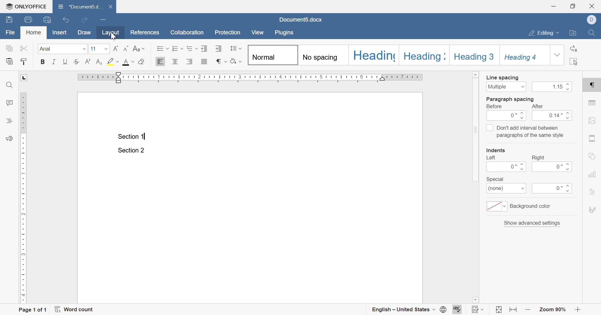  I want to click on ONLYOFFICE, so click(26, 7).